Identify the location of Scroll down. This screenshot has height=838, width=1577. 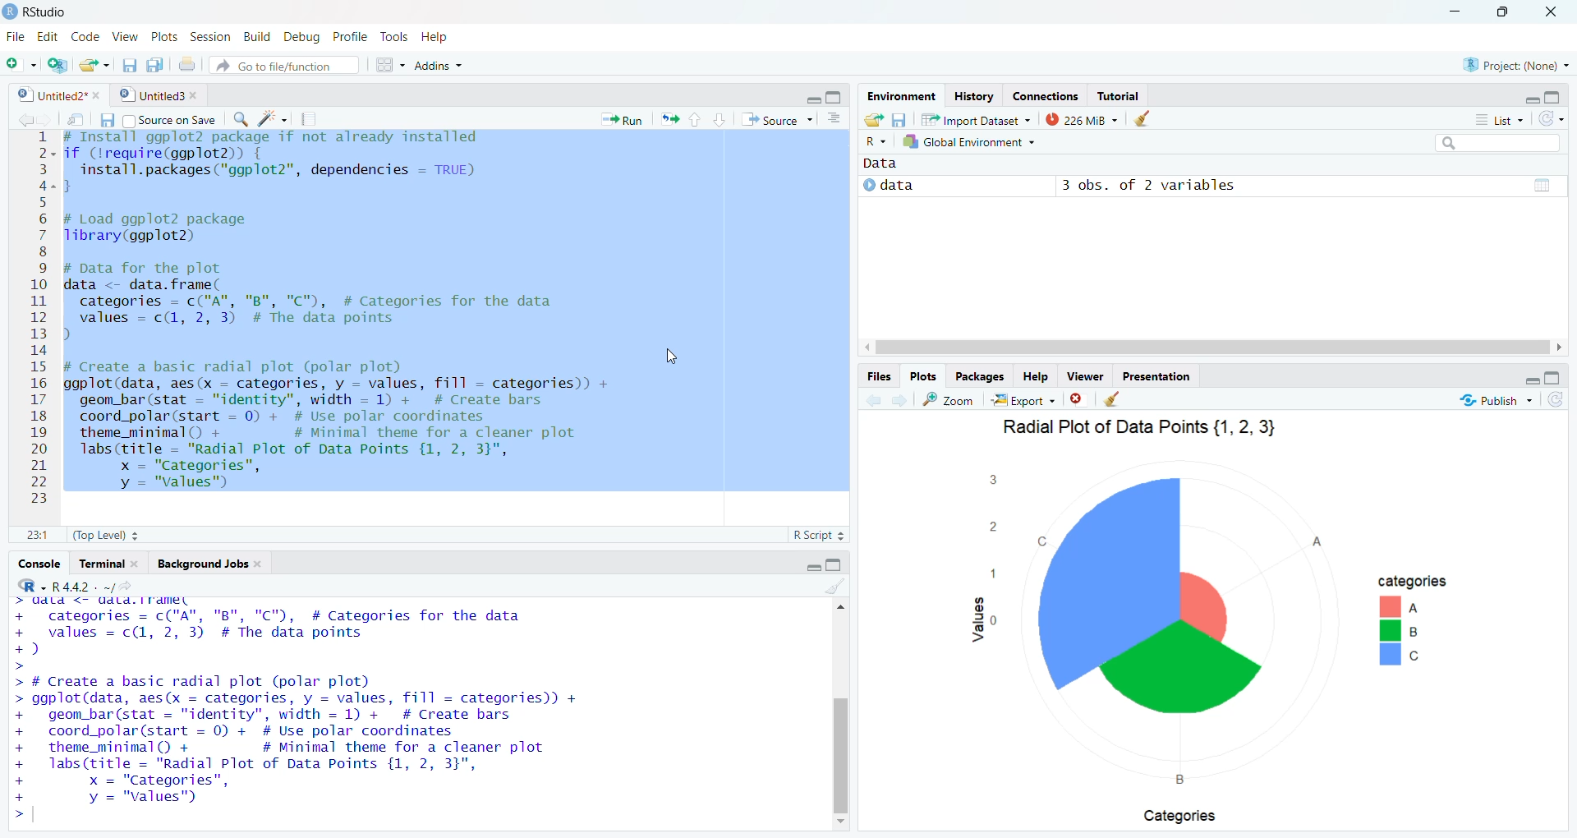
(839, 823).